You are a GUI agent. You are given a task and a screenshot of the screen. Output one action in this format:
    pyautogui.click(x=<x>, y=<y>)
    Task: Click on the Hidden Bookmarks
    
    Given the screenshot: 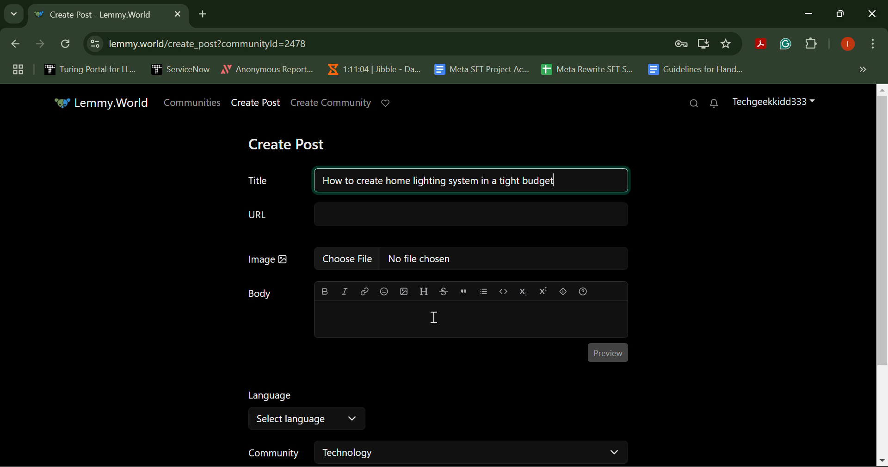 What is the action you would take?
    pyautogui.click(x=862, y=69)
    